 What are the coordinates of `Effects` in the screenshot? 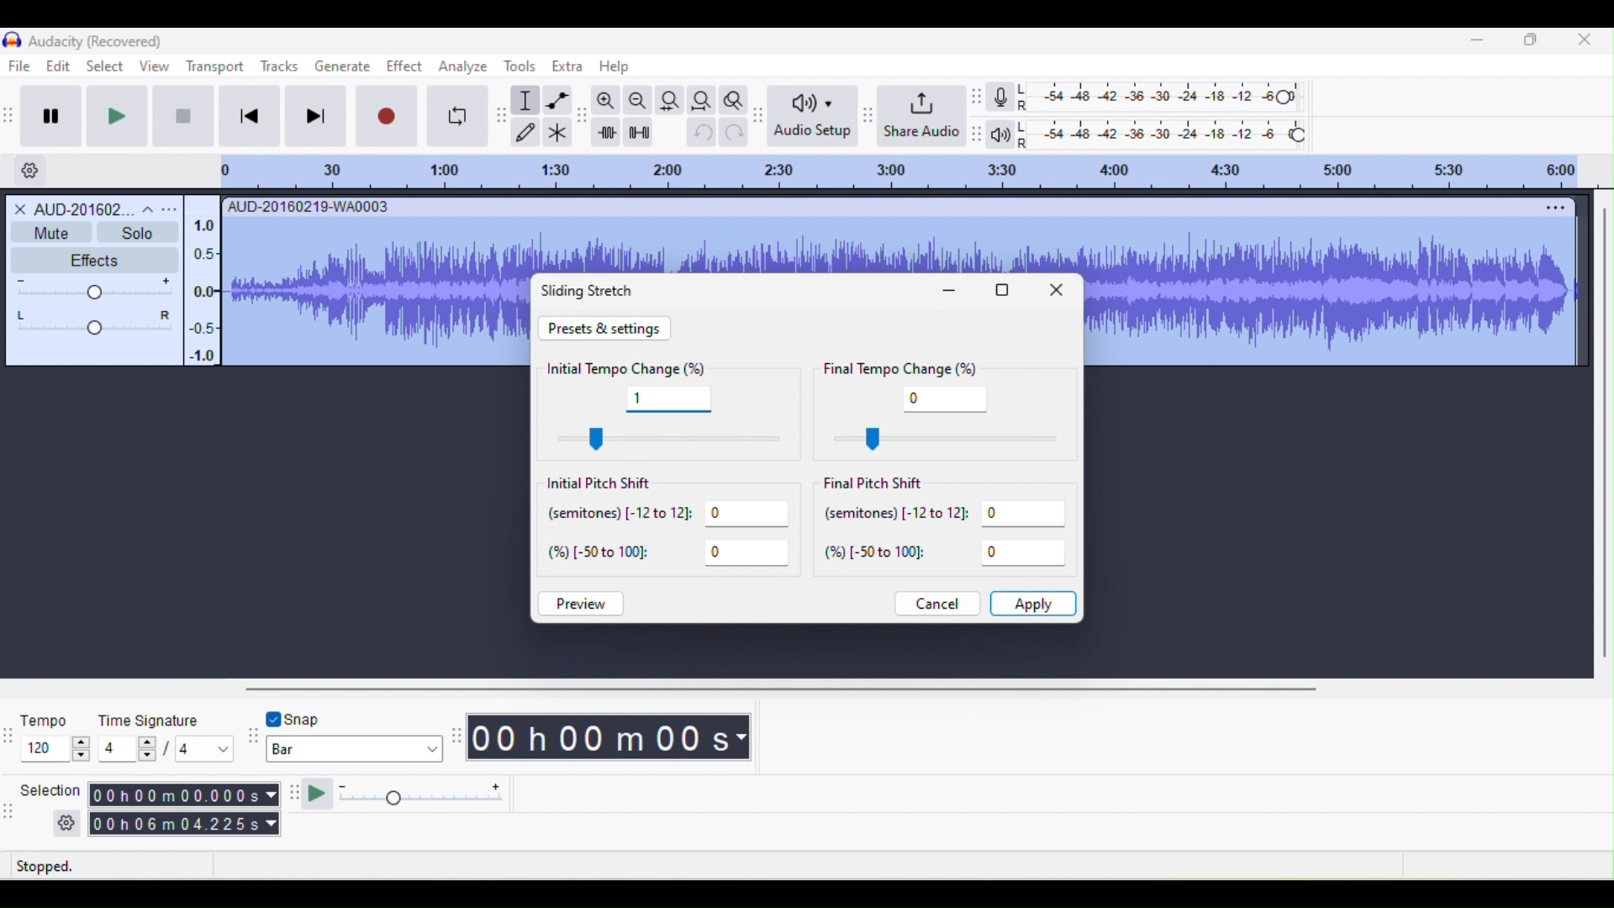 It's located at (87, 260).